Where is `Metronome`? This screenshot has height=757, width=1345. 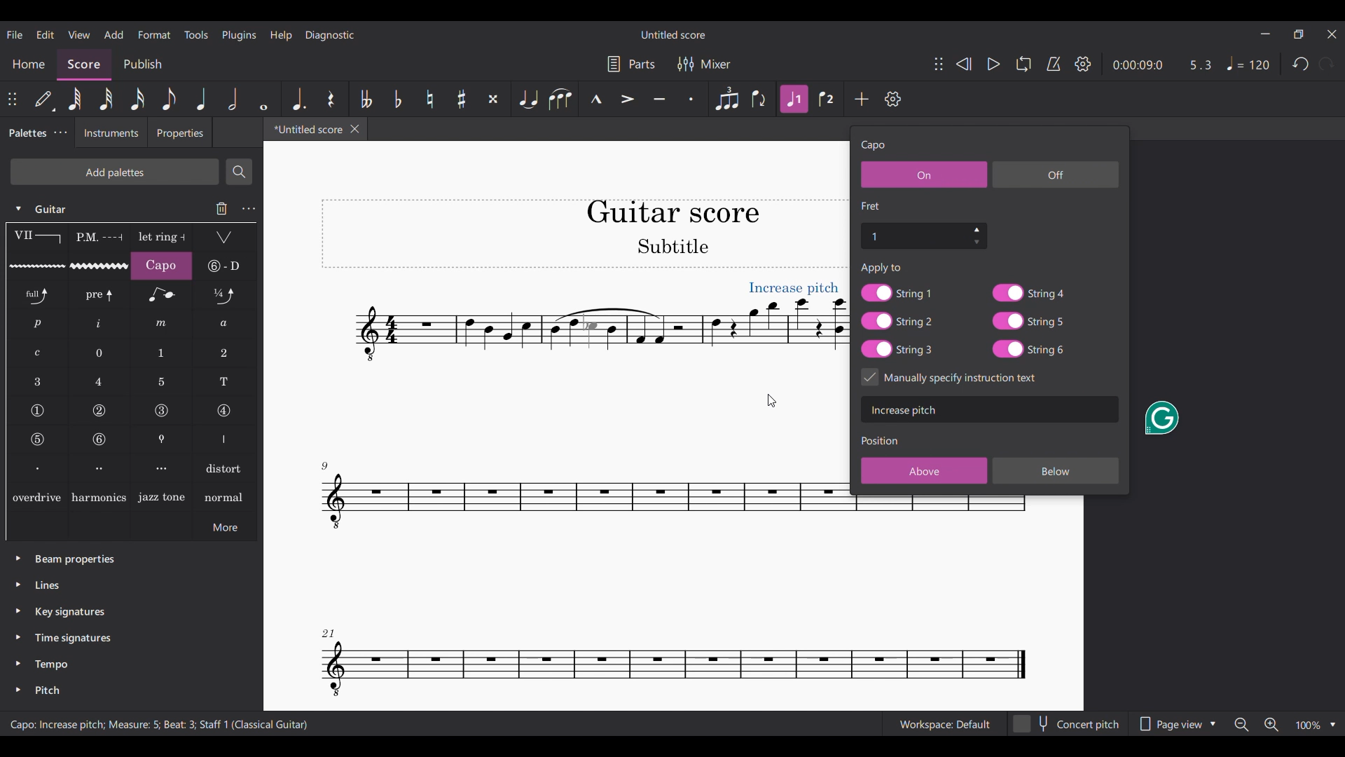 Metronome is located at coordinates (1054, 64).